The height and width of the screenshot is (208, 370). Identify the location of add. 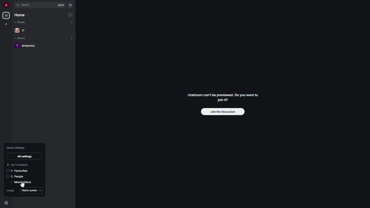
(72, 22).